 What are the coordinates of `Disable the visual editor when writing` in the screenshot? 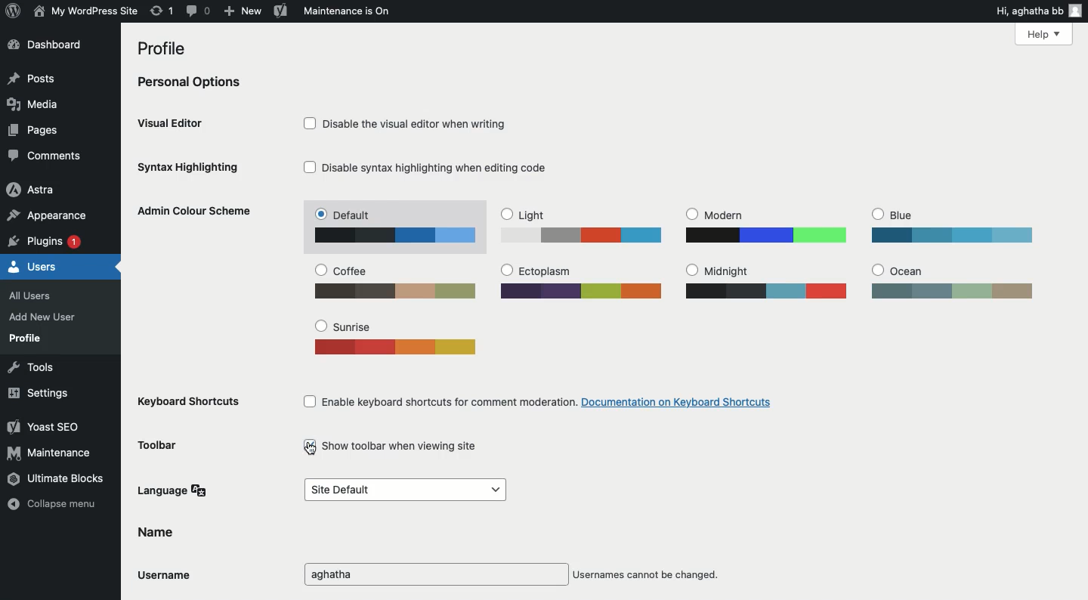 It's located at (408, 123).